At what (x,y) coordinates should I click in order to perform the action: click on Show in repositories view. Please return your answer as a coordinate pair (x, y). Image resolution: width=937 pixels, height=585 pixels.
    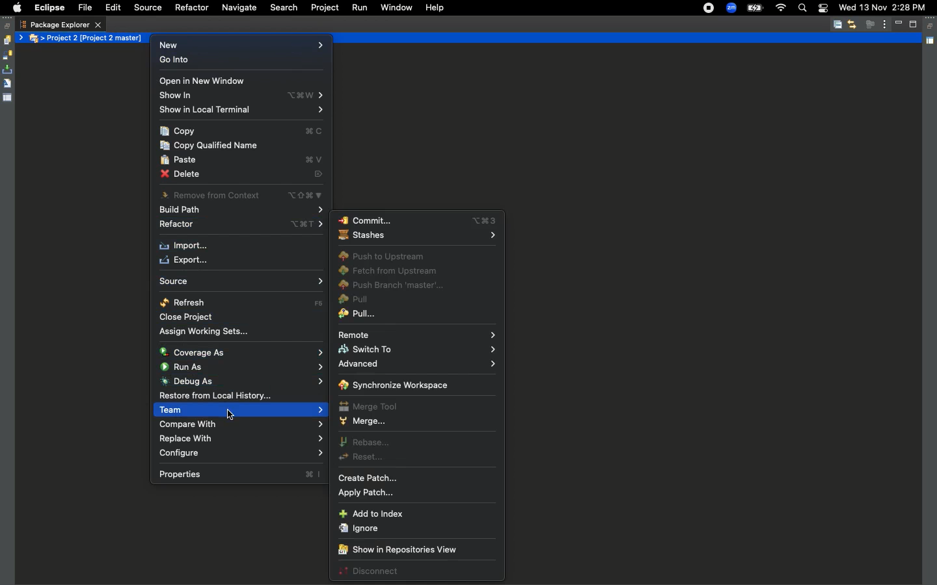
    Looking at the image, I should click on (396, 551).